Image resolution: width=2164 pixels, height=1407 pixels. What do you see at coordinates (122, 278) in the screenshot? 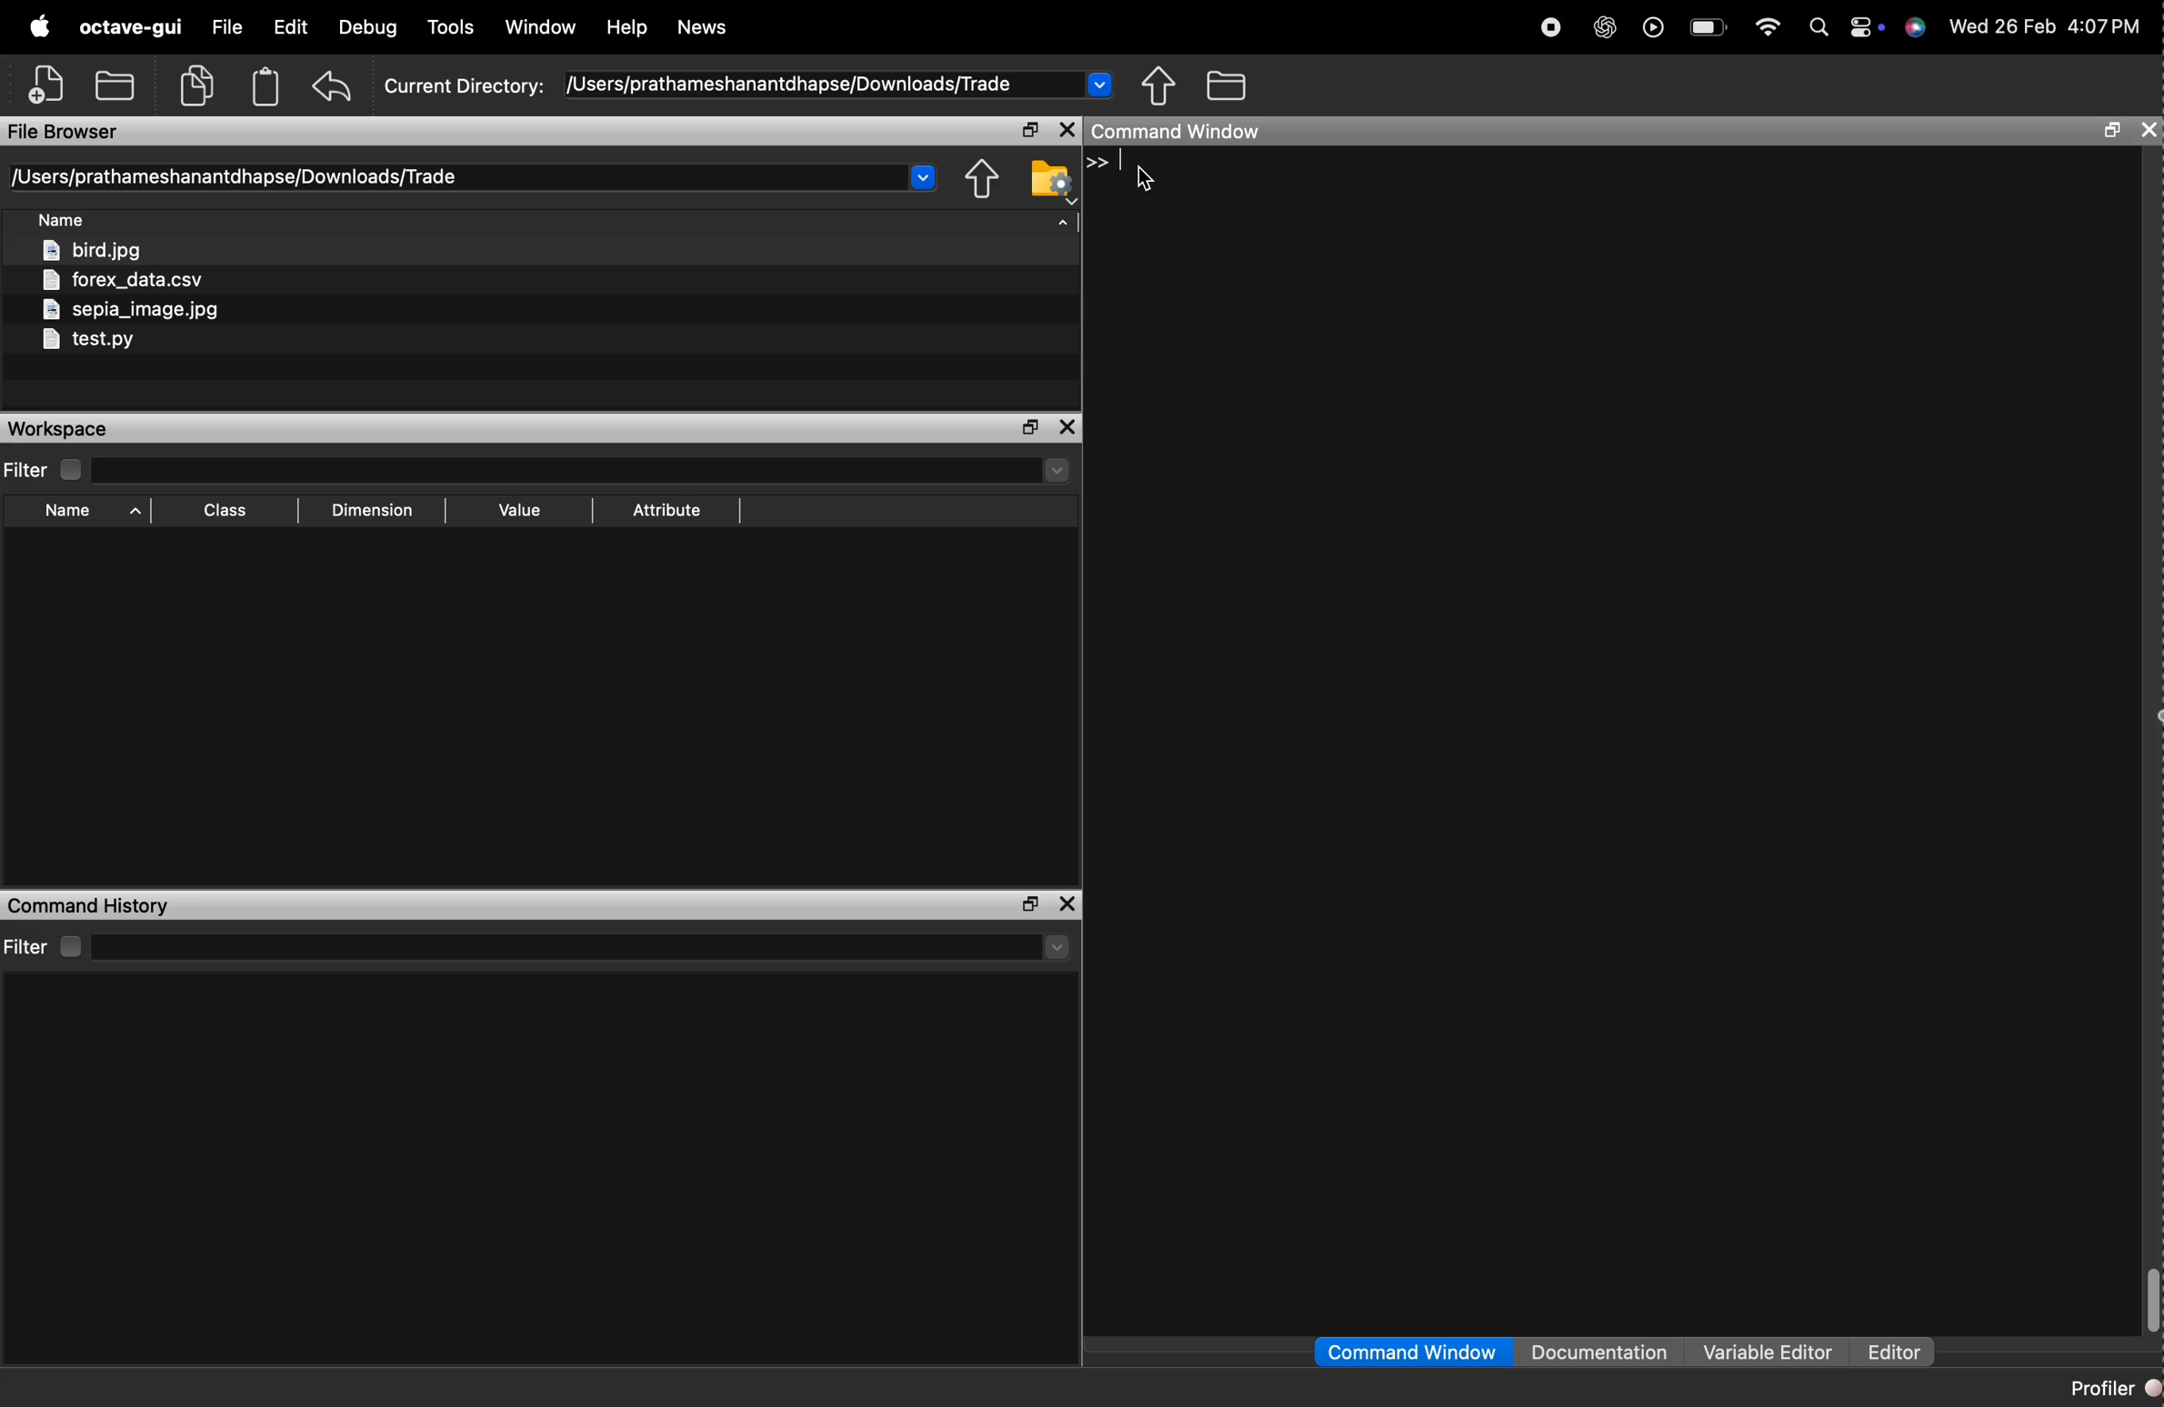
I see ` forex_data.csv` at bounding box center [122, 278].